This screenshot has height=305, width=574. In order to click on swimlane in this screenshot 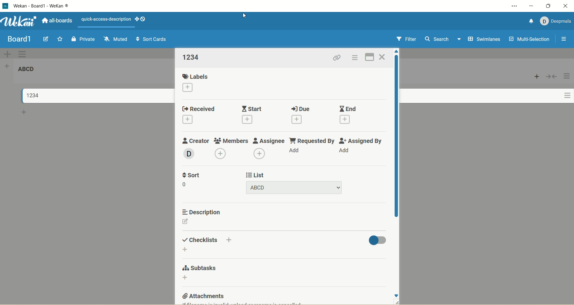, I will do `click(485, 38)`.